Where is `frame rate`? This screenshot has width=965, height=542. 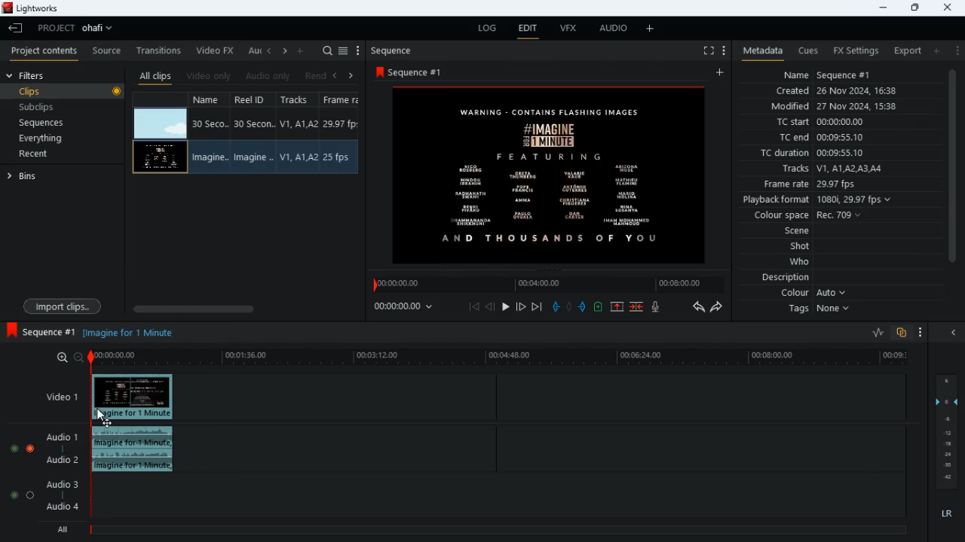 frame rate is located at coordinates (810, 185).